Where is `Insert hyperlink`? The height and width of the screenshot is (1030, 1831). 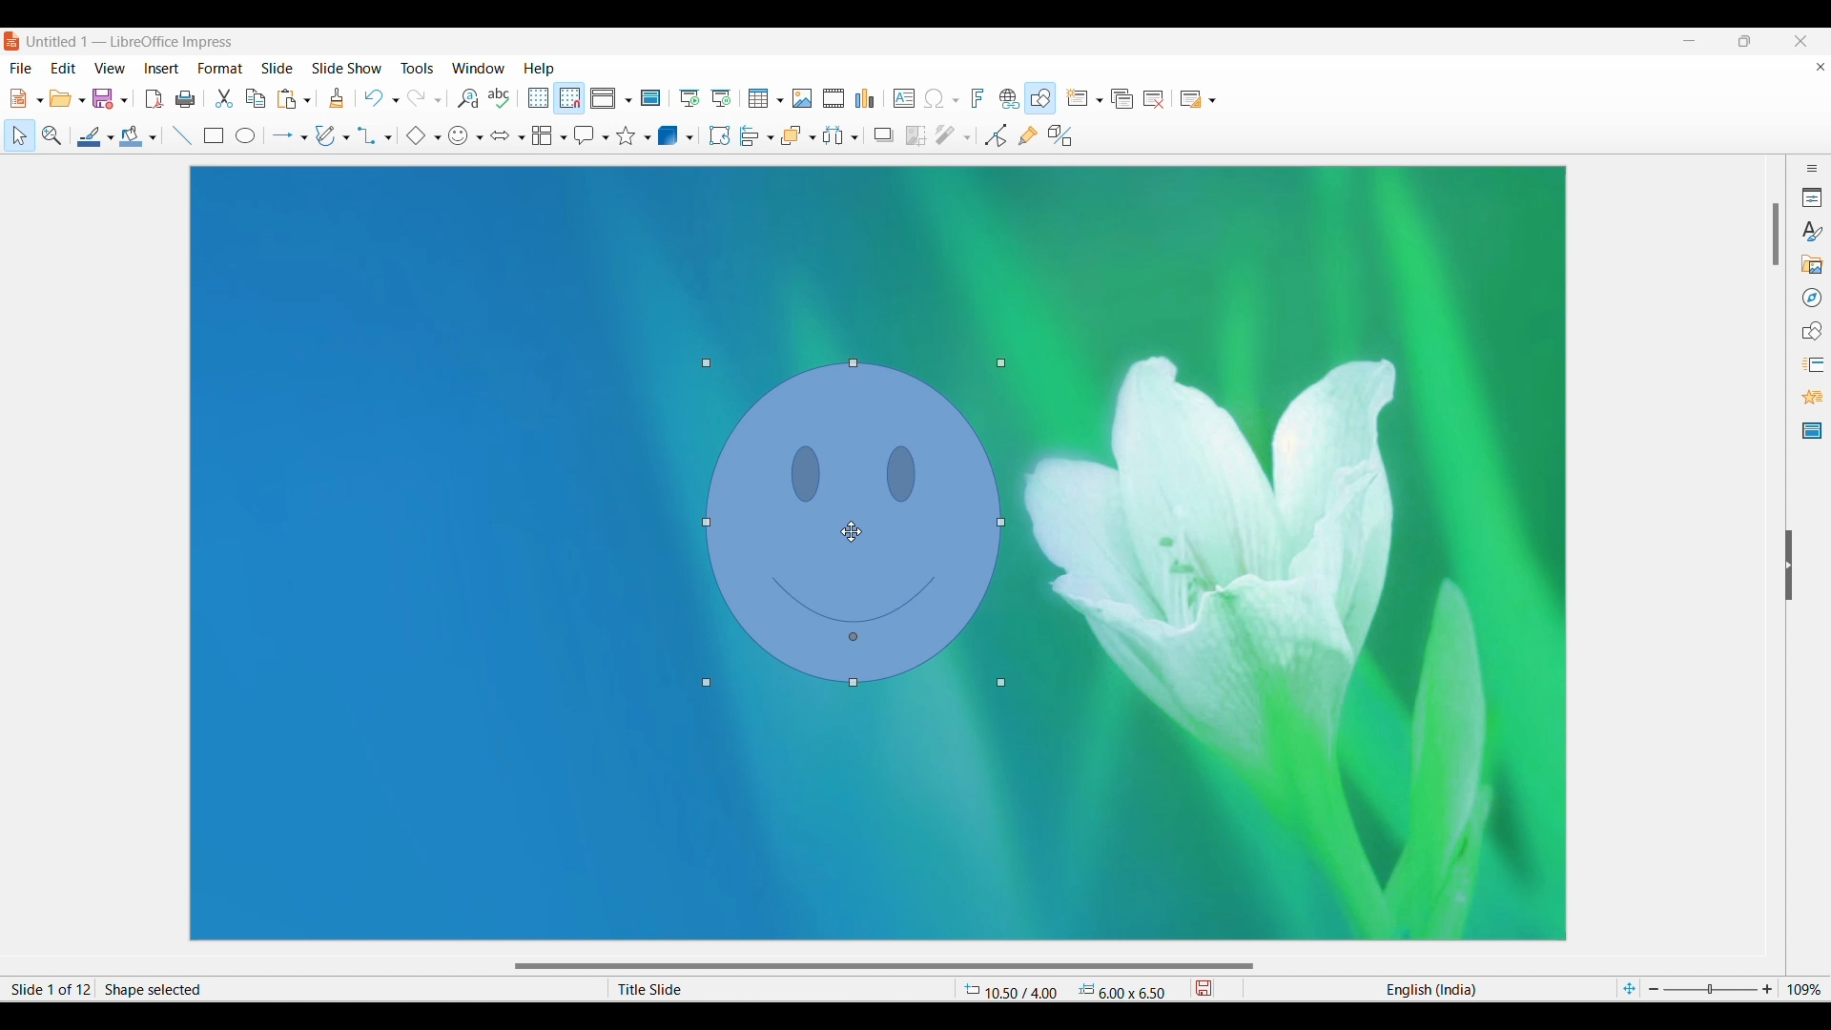
Insert hyperlink is located at coordinates (1010, 98).